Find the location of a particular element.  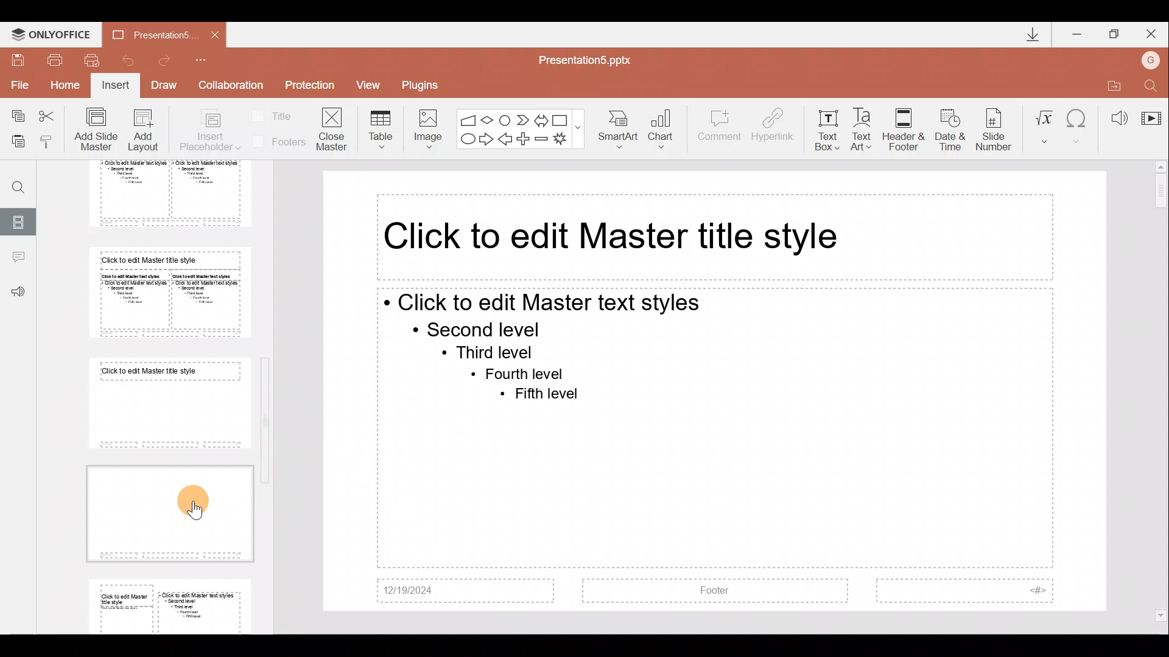

Cut is located at coordinates (50, 116).